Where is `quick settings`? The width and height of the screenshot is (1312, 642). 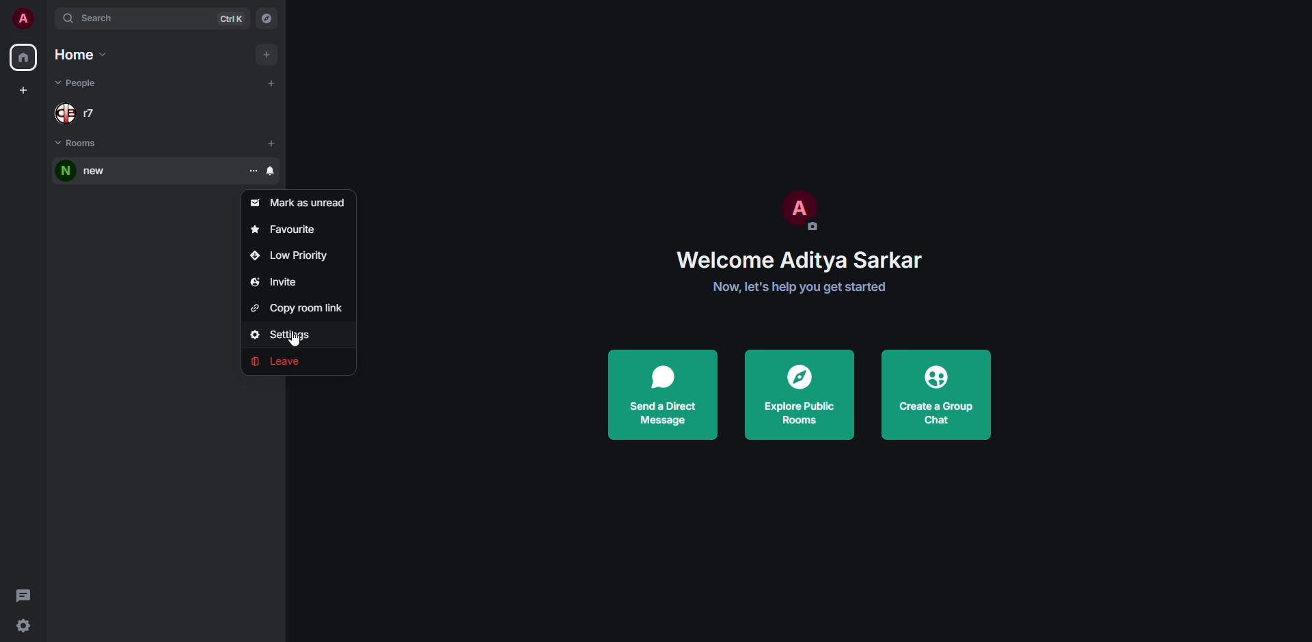 quick settings is located at coordinates (22, 626).